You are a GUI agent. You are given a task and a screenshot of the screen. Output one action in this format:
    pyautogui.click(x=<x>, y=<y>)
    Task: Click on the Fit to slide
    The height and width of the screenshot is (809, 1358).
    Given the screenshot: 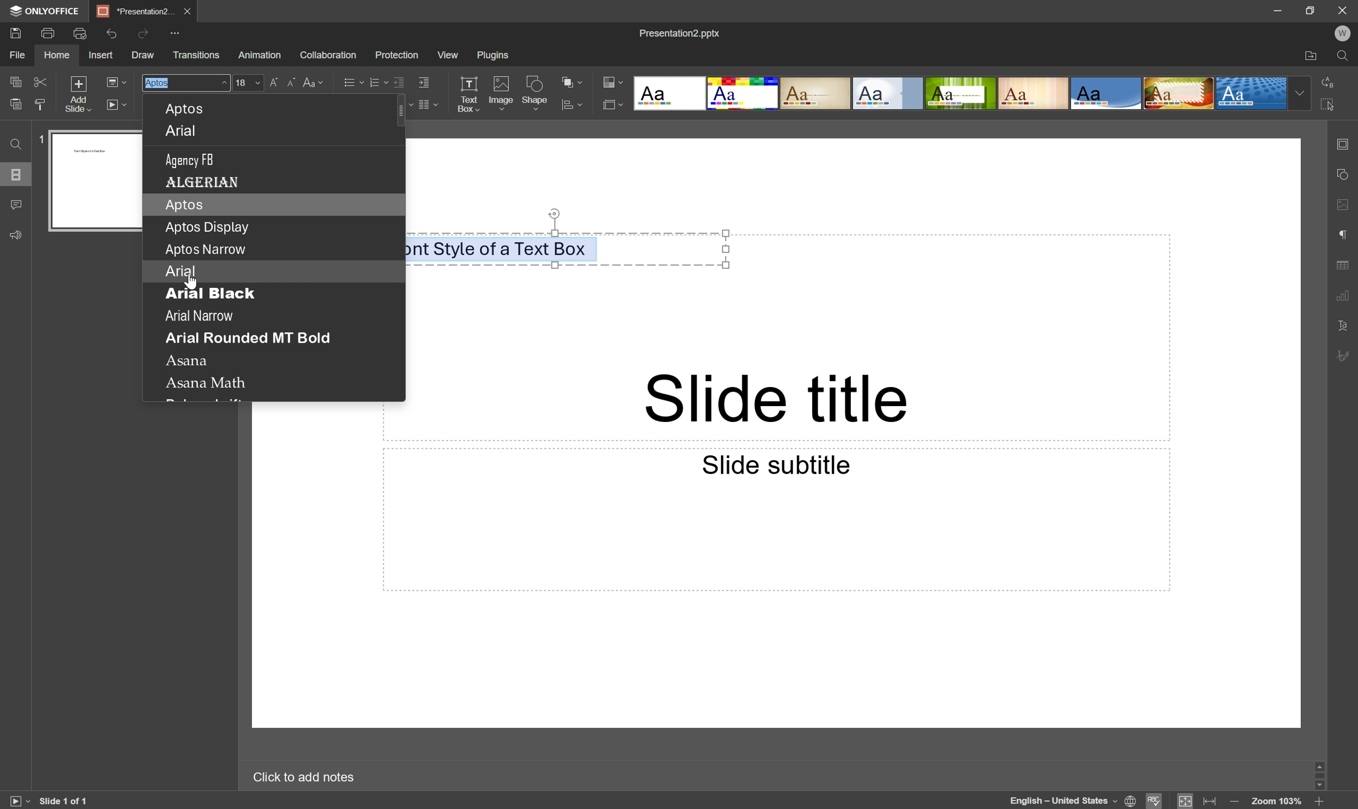 What is the action you would take?
    pyautogui.click(x=1186, y=800)
    